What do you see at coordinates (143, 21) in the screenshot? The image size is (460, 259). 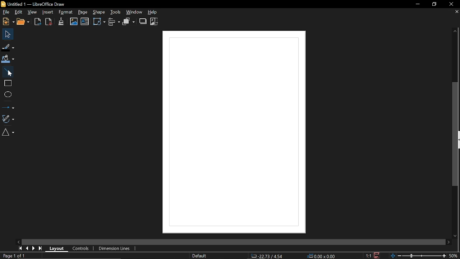 I see `Shadow` at bounding box center [143, 21].